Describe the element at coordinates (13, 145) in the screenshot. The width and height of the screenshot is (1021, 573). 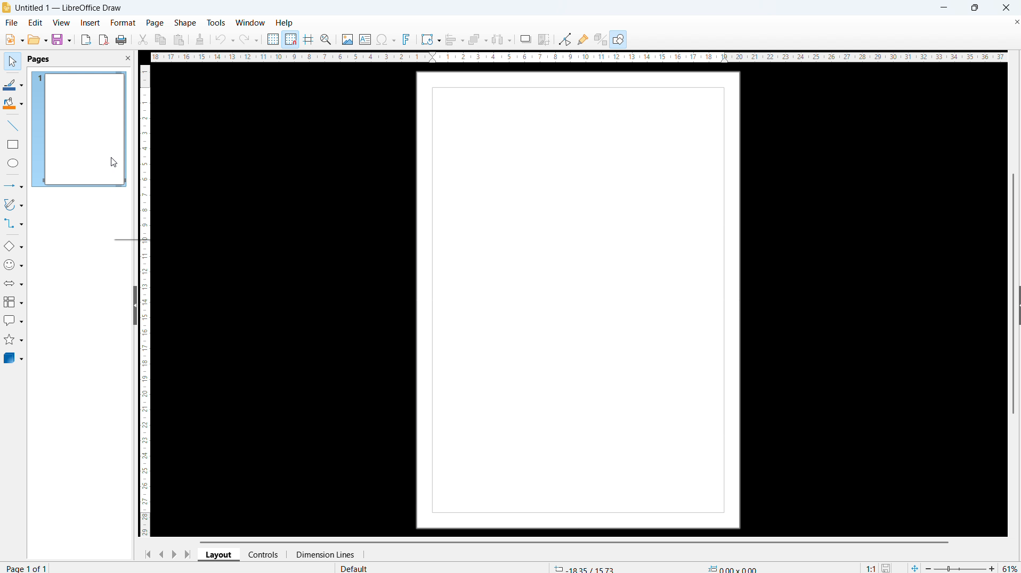
I see `rectangle` at that location.